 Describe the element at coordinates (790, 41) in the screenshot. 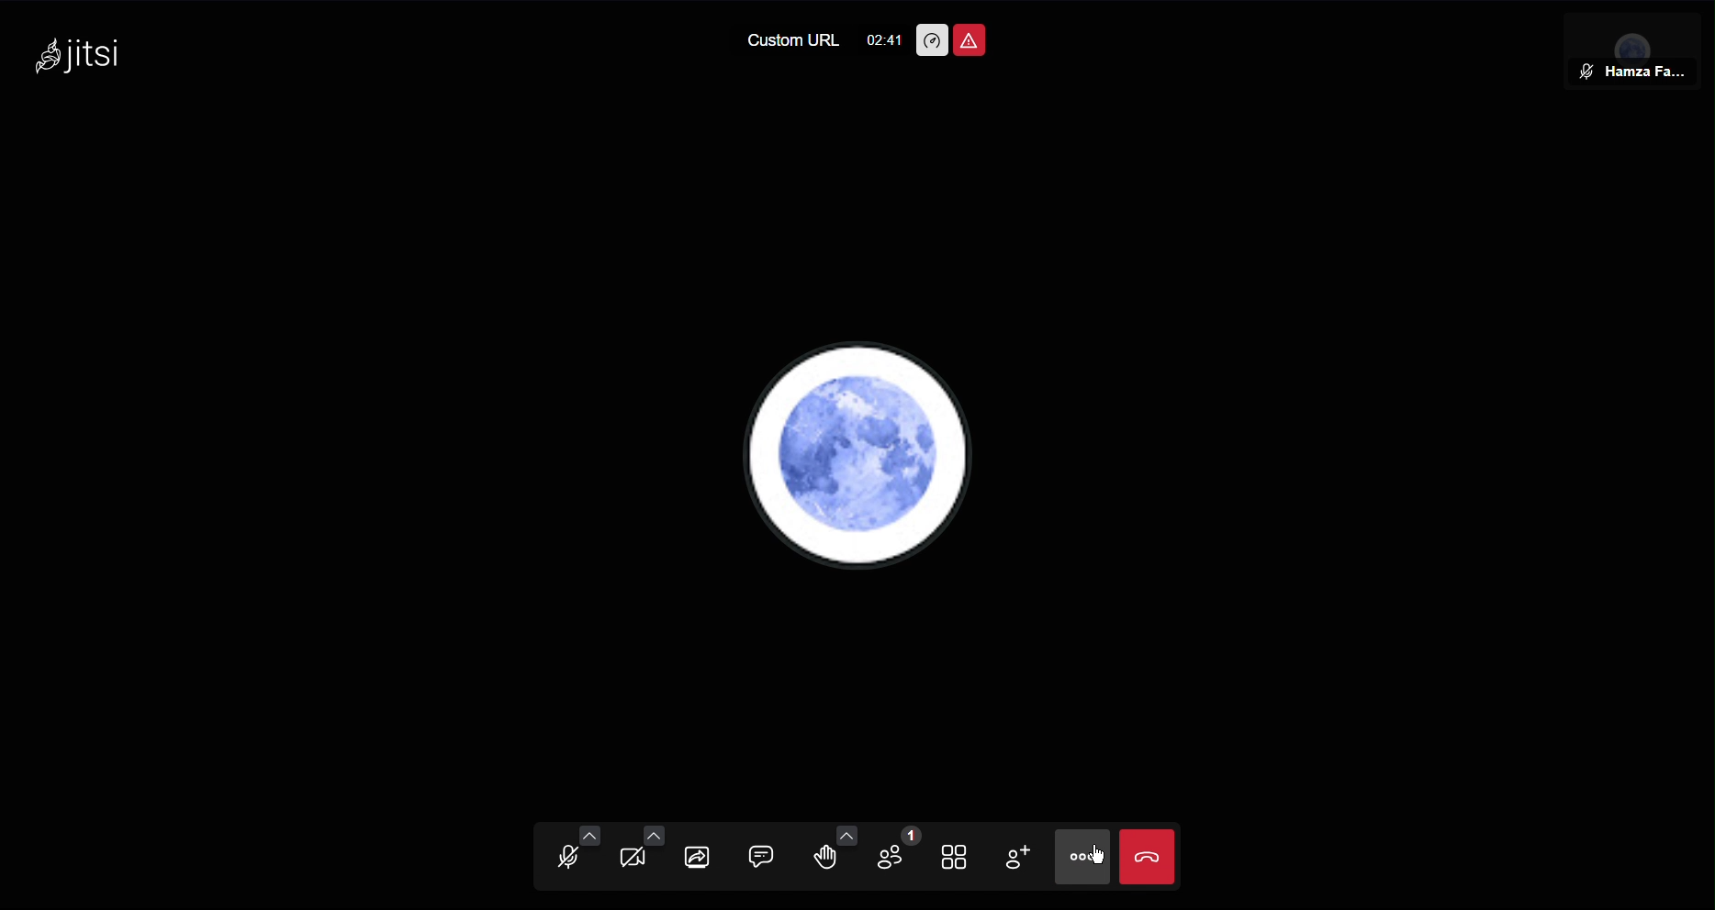

I see `Custom URL` at that location.